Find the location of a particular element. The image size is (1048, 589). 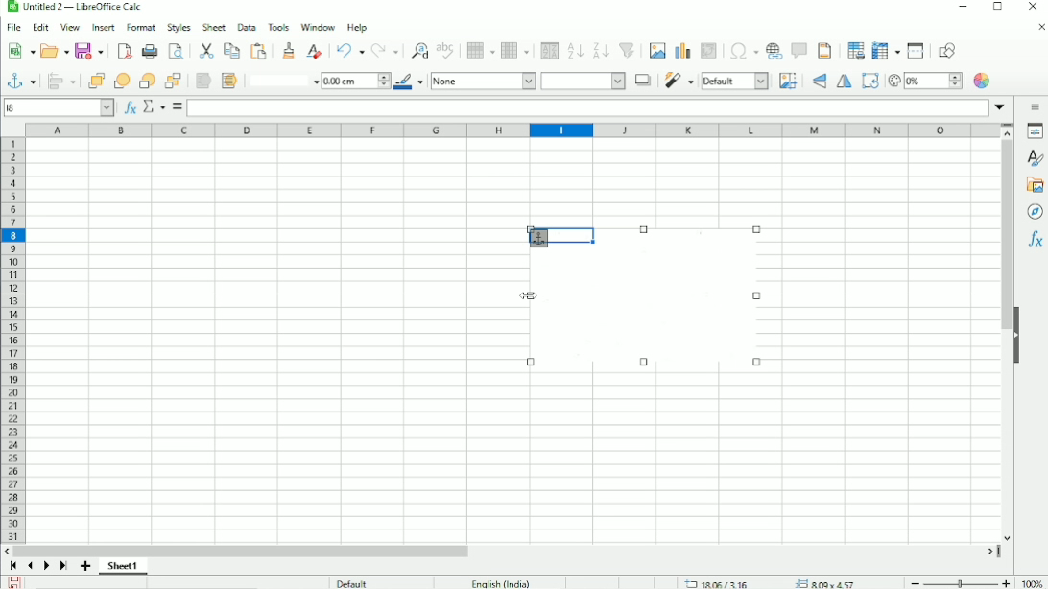

Zoom factor is located at coordinates (1030, 581).